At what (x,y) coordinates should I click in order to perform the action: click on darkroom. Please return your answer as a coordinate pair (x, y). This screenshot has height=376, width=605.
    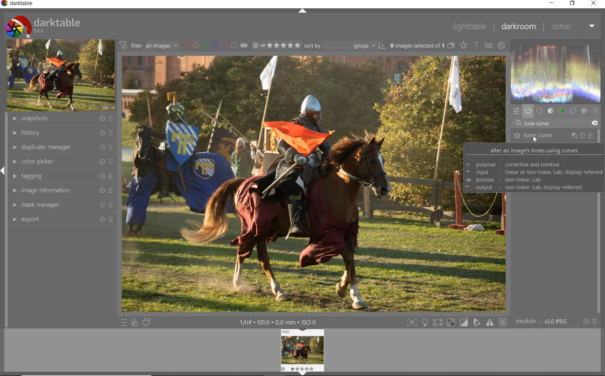
    Looking at the image, I should click on (518, 27).